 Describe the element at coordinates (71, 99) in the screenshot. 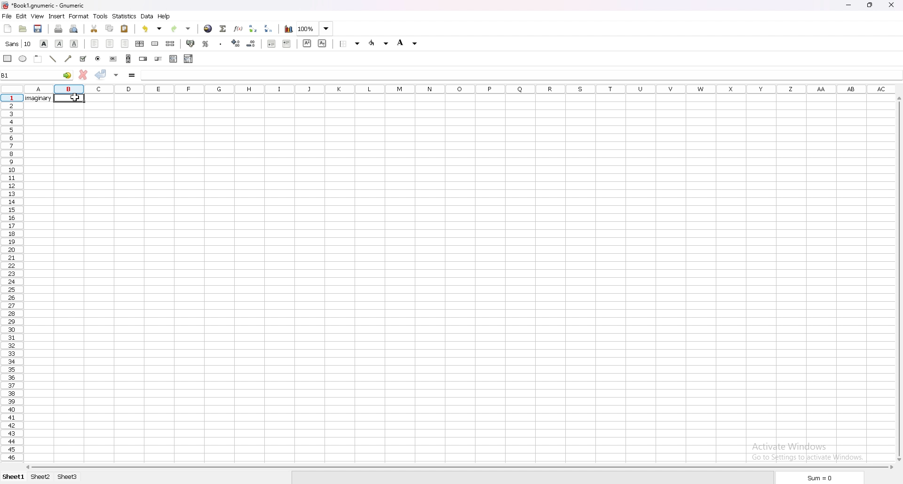

I see `selected cell` at that location.